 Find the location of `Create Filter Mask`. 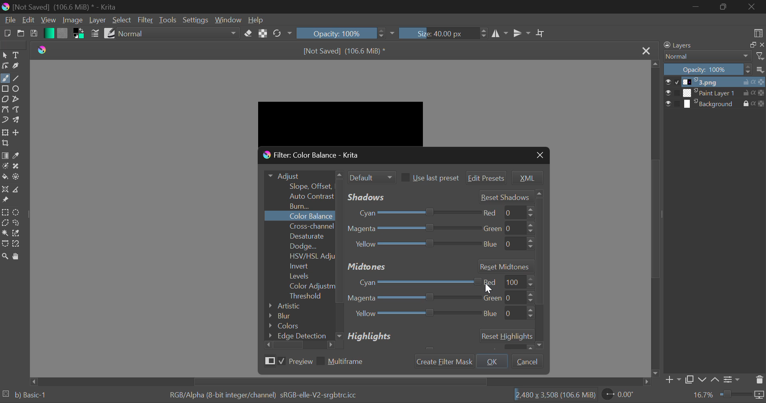

Create Filter Mask is located at coordinates (445, 361).